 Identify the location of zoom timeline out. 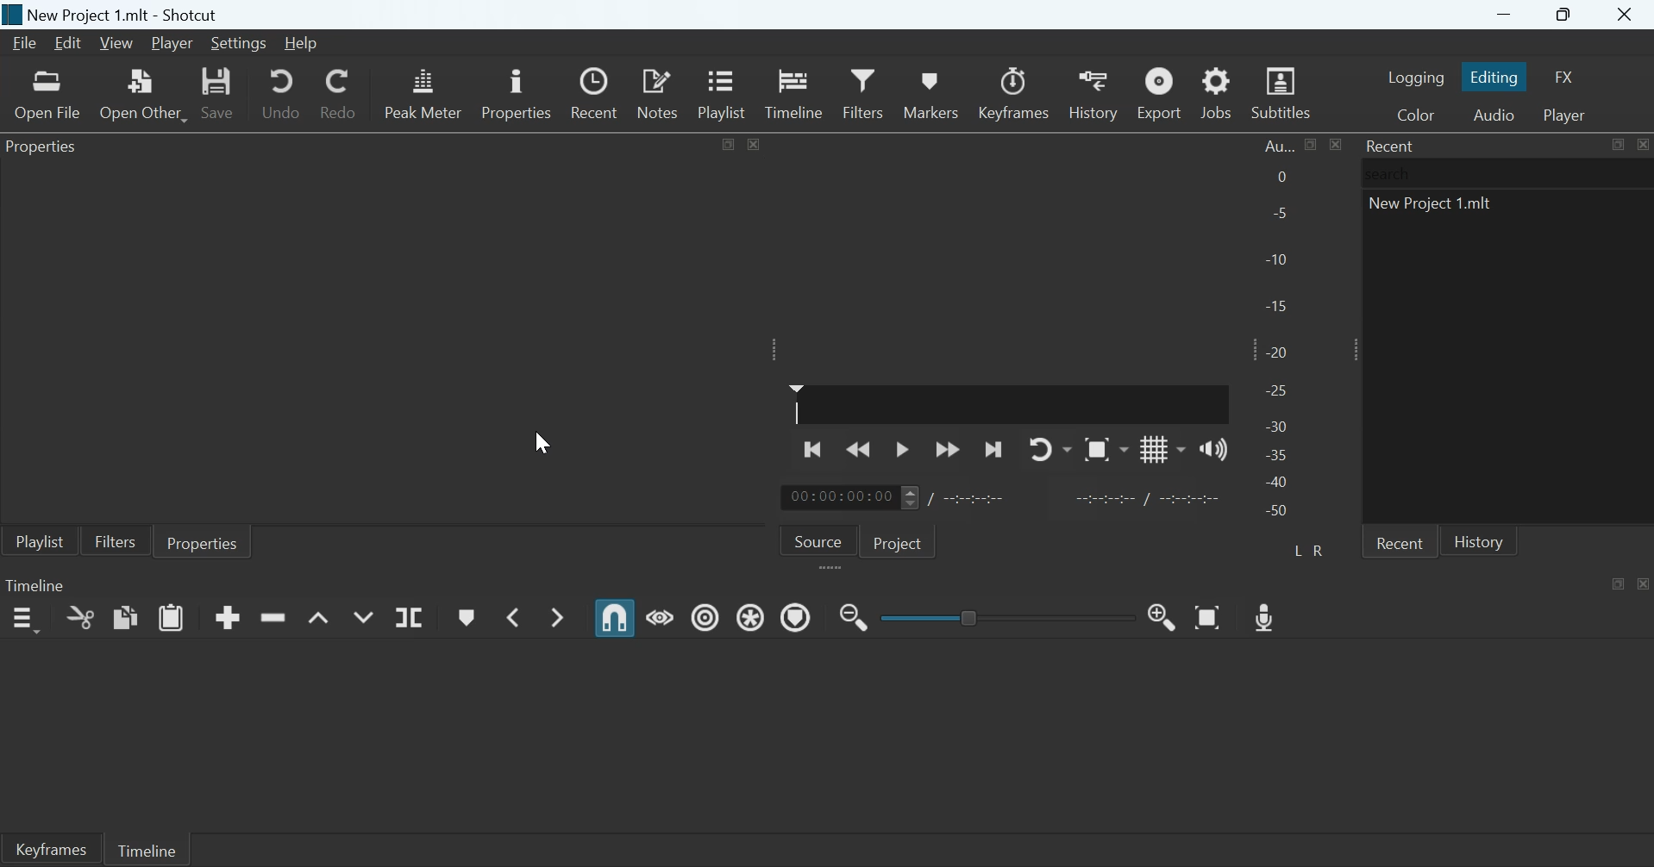
(854, 615).